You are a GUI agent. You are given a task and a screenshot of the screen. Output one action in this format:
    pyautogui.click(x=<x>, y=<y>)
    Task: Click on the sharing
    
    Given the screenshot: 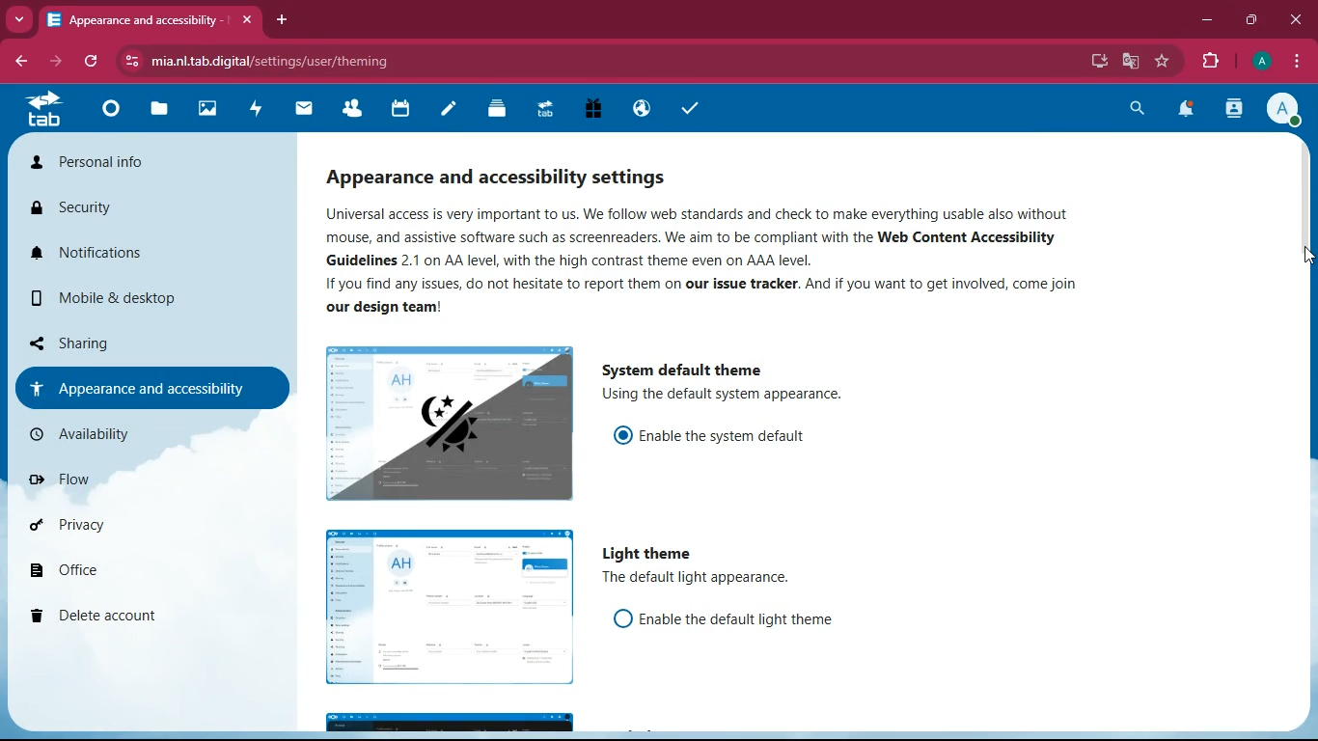 What is the action you would take?
    pyautogui.click(x=118, y=343)
    